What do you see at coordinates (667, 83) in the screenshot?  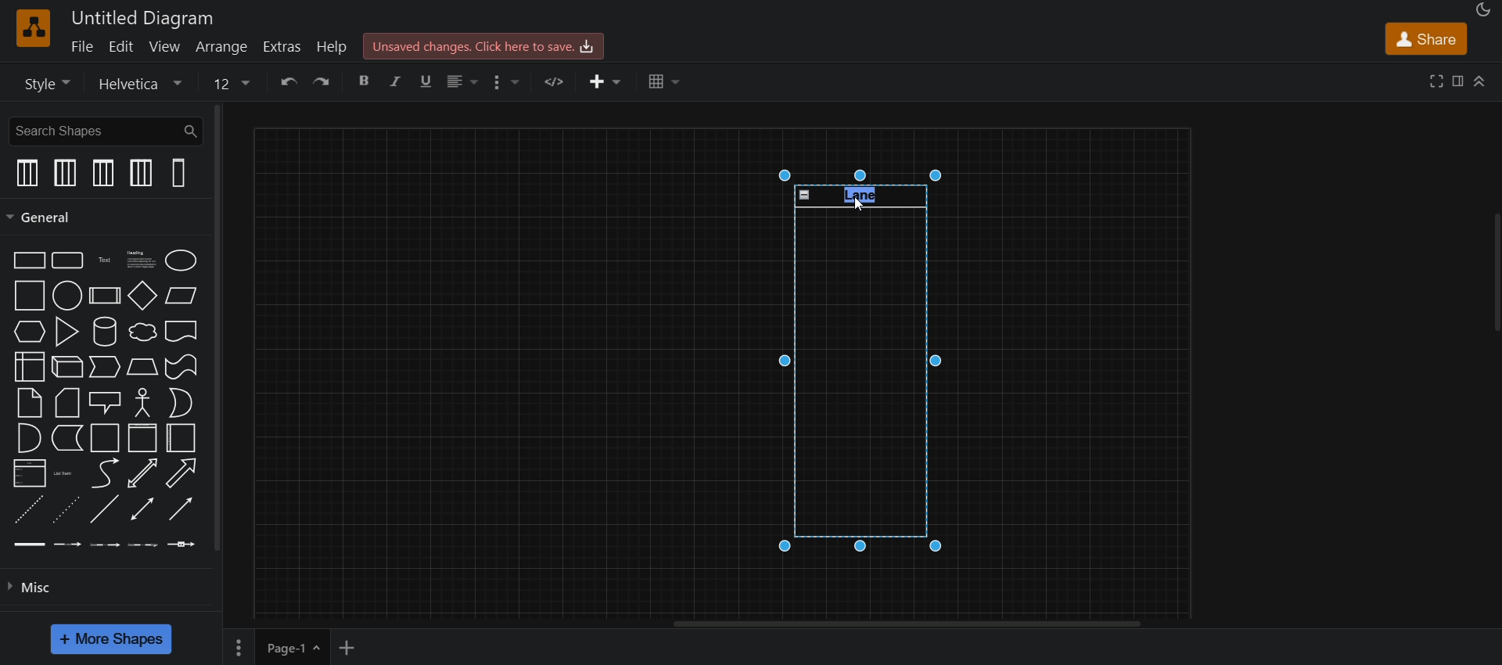 I see `table` at bounding box center [667, 83].